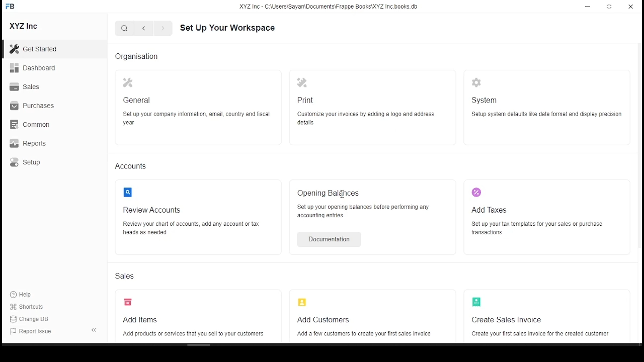  What do you see at coordinates (490, 210) in the screenshot?
I see `add taxes` at bounding box center [490, 210].